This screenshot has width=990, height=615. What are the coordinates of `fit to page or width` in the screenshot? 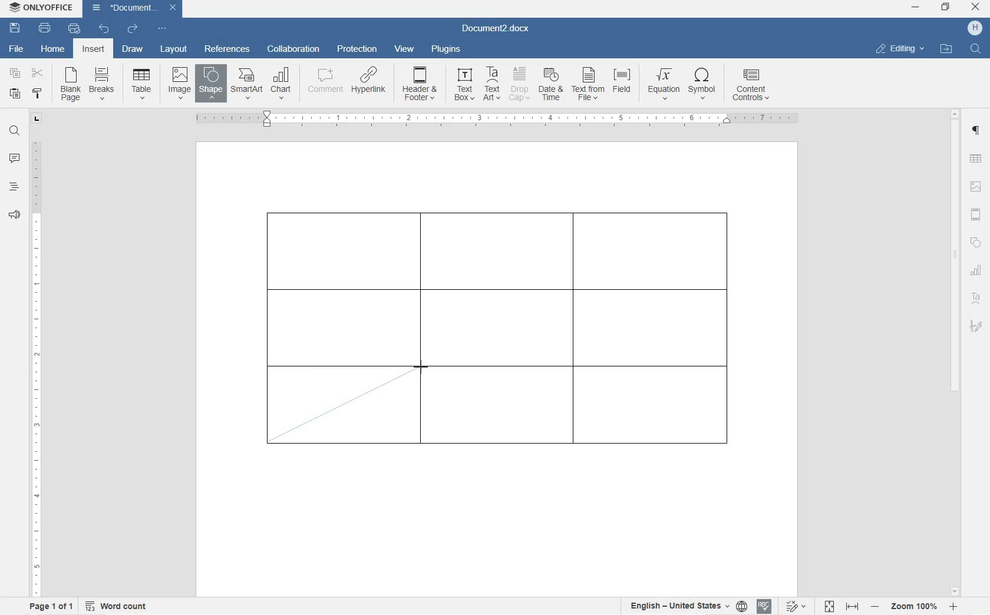 It's located at (841, 606).